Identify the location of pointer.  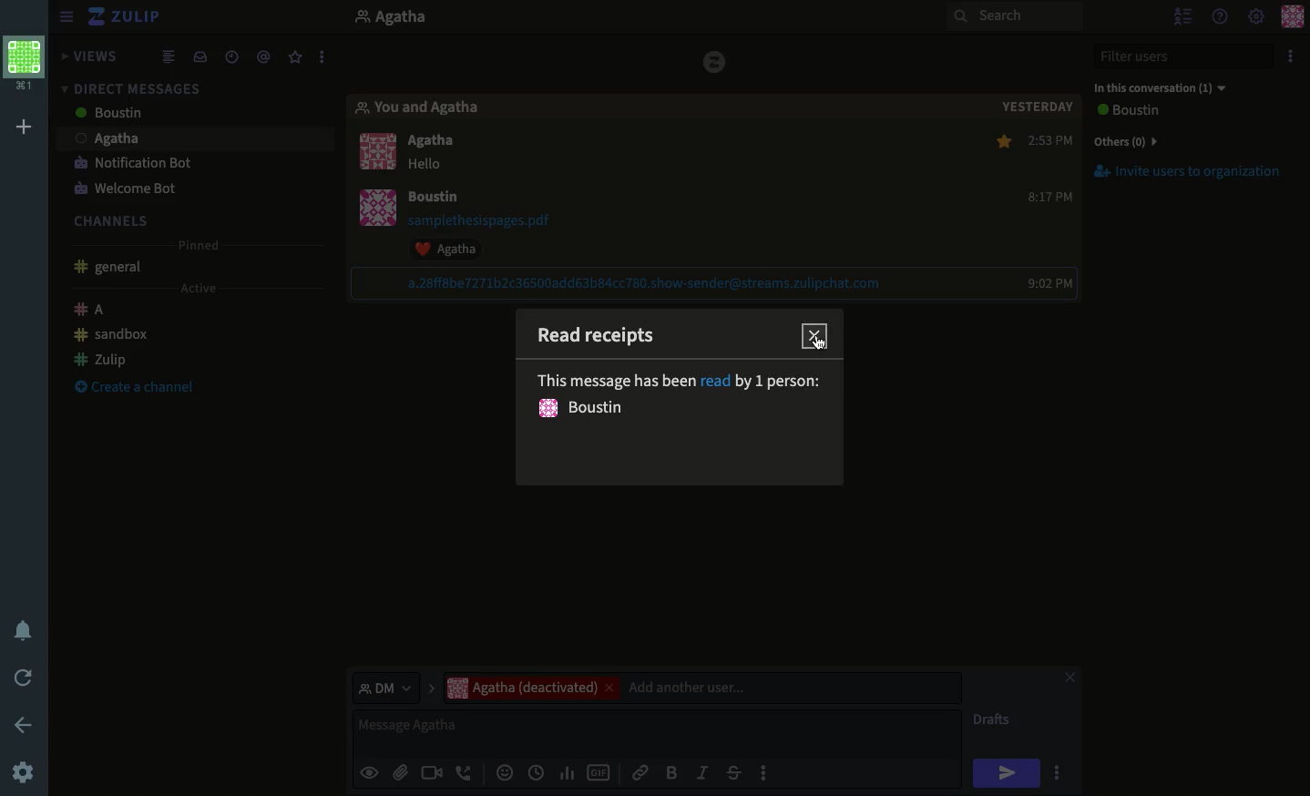
(815, 346).